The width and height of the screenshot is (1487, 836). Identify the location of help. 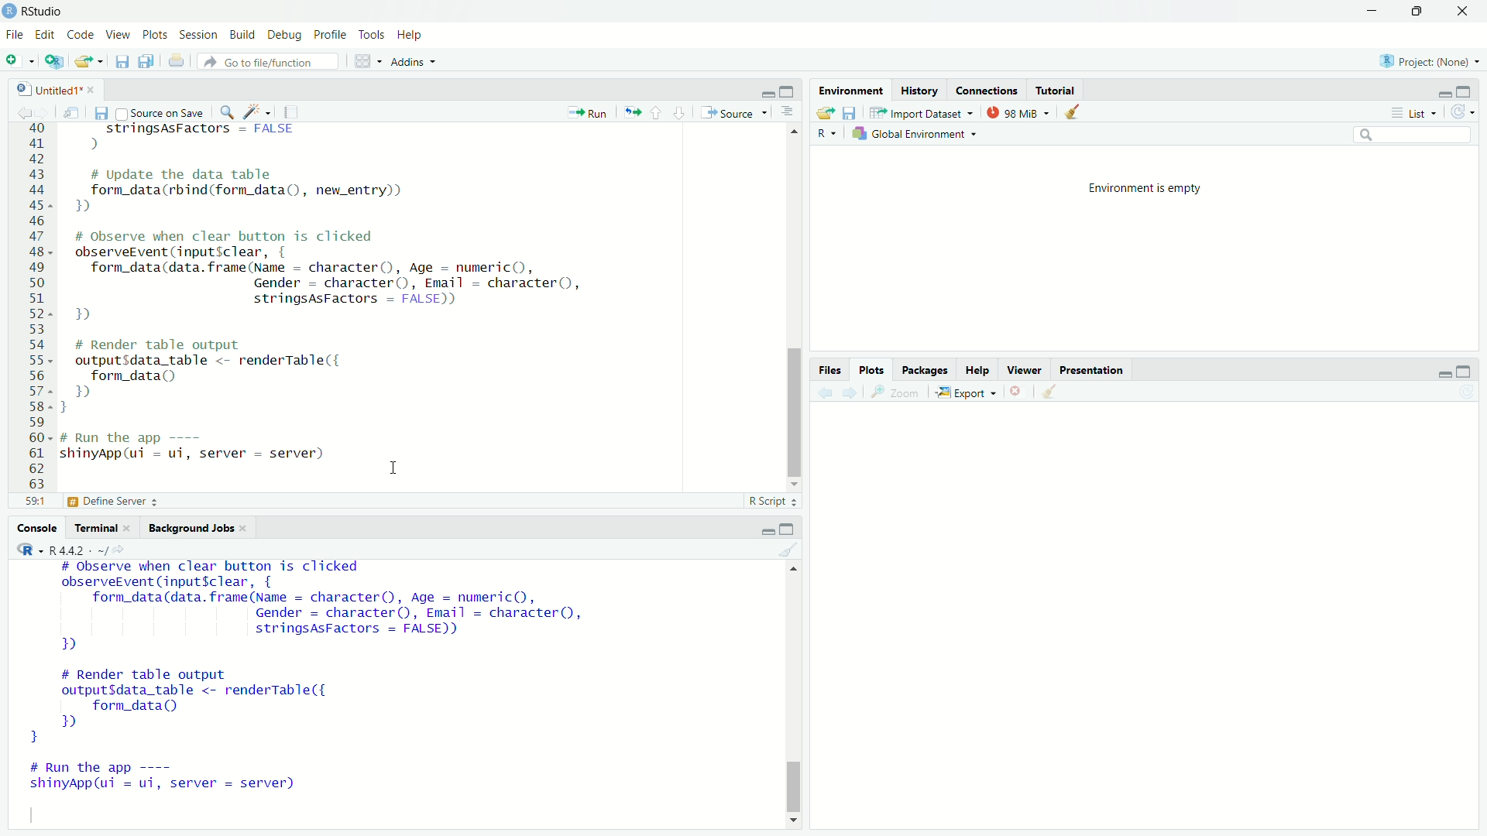
(976, 369).